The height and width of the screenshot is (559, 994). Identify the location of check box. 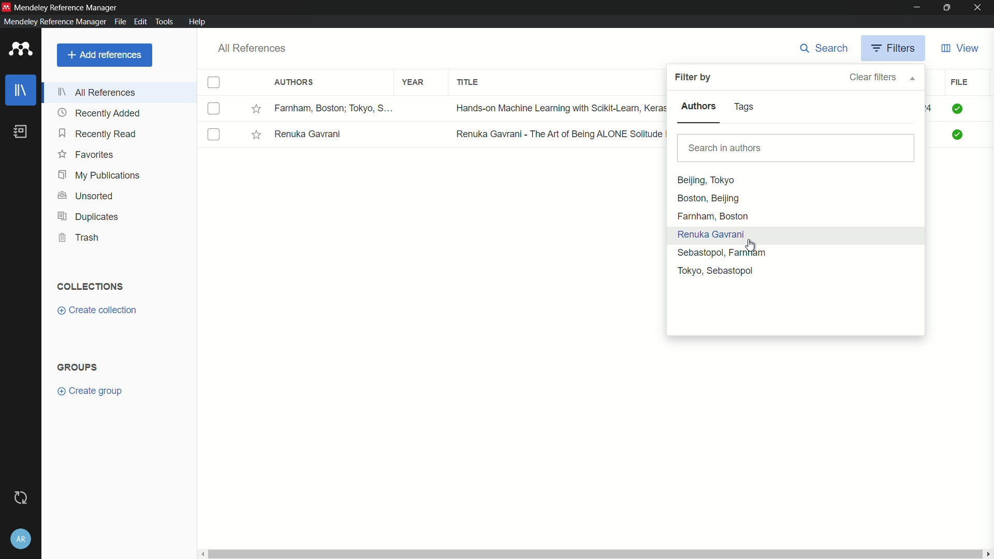
(214, 109).